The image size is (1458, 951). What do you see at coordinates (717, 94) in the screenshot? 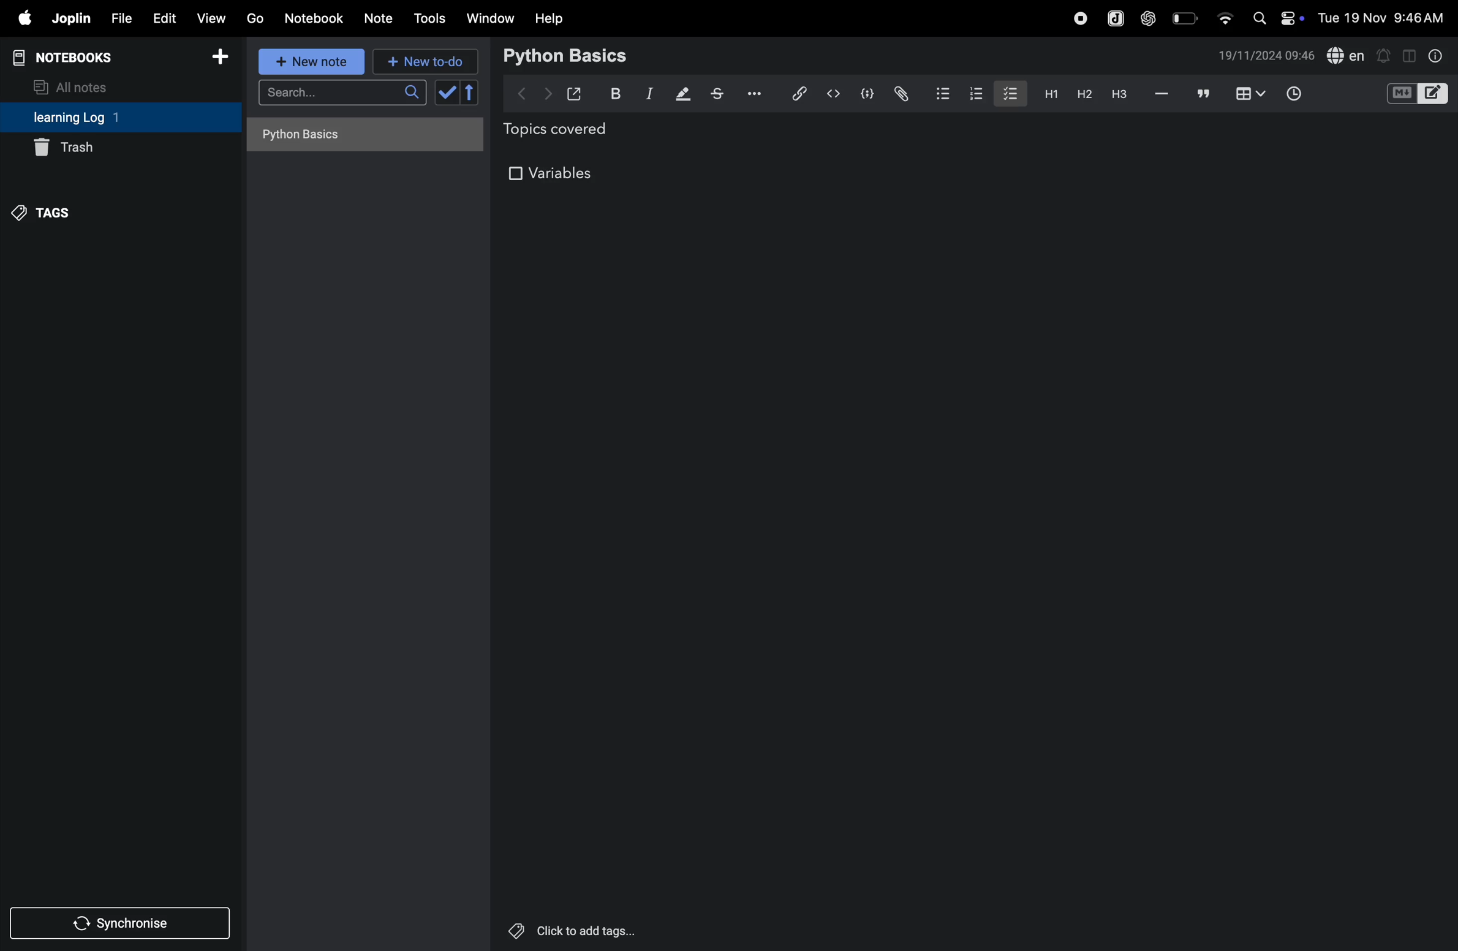
I see `strike through` at bounding box center [717, 94].